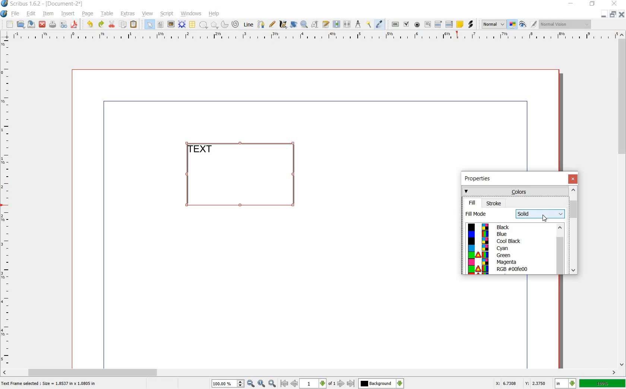 This screenshot has width=626, height=389. Describe the element at coordinates (48, 15) in the screenshot. I see `item` at that location.